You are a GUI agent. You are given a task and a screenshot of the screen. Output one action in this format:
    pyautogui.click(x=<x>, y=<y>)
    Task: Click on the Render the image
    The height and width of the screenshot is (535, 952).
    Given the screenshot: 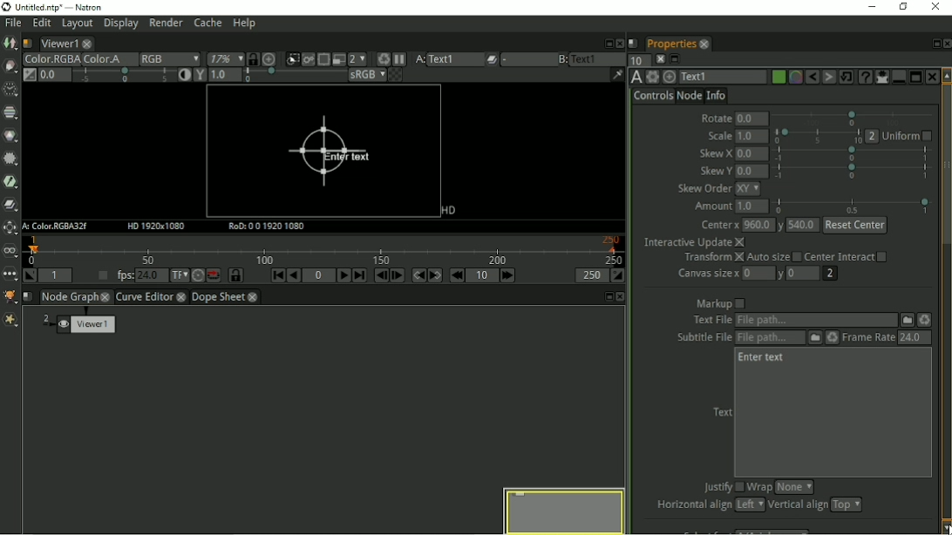 What is the action you would take?
    pyautogui.click(x=310, y=58)
    